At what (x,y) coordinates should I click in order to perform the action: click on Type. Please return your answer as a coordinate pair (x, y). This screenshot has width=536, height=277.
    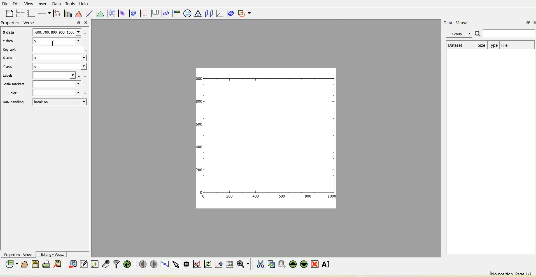
    Looking at the image, I should click on (493, 45).